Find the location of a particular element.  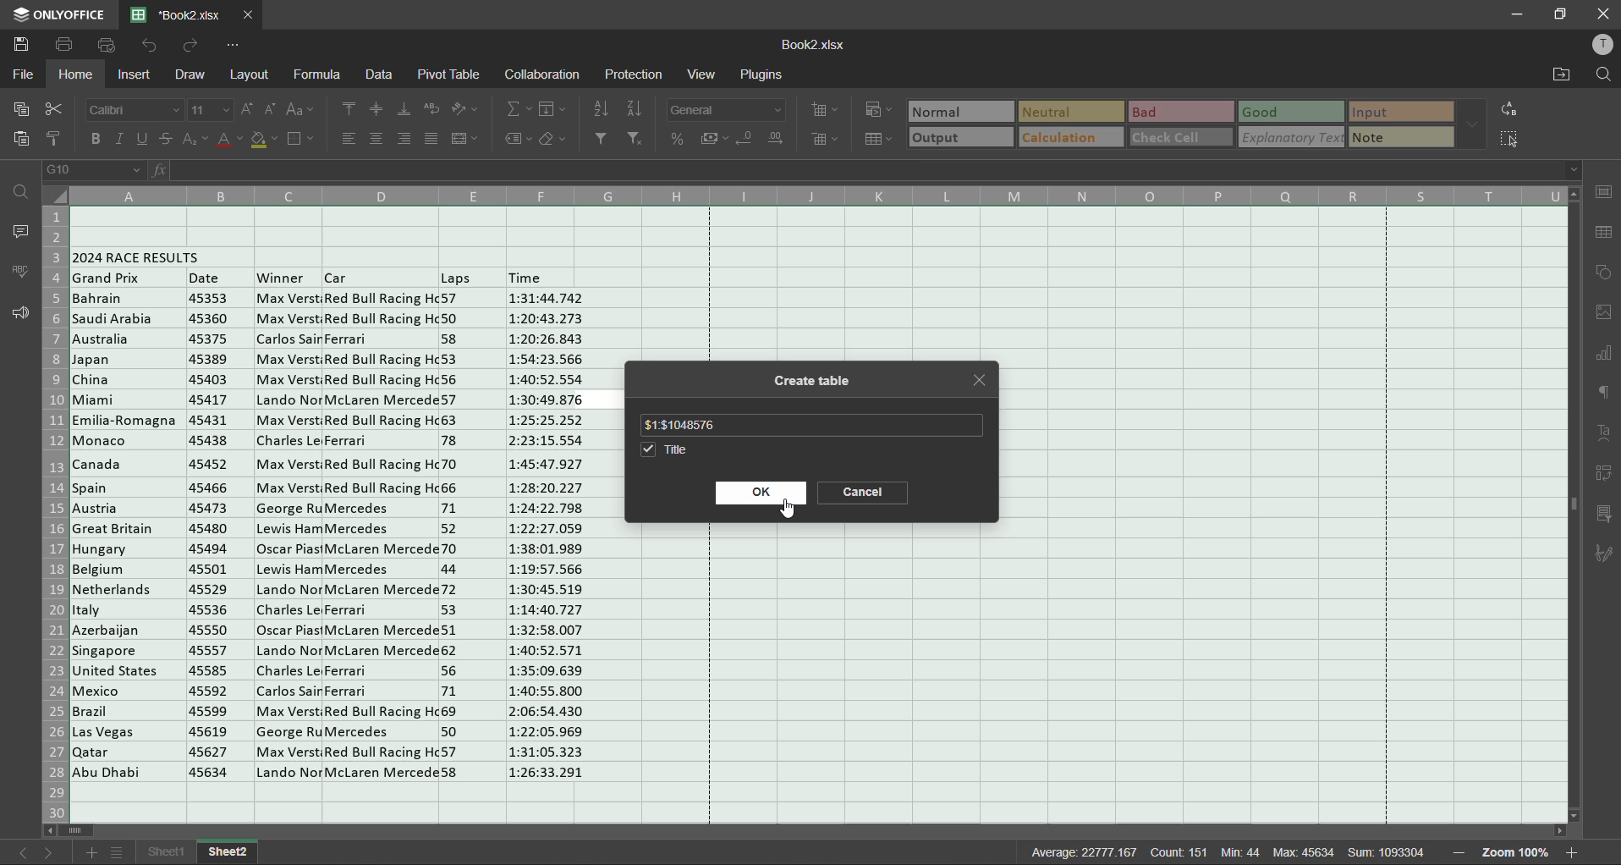

min is located at coordinates (1242, 852).